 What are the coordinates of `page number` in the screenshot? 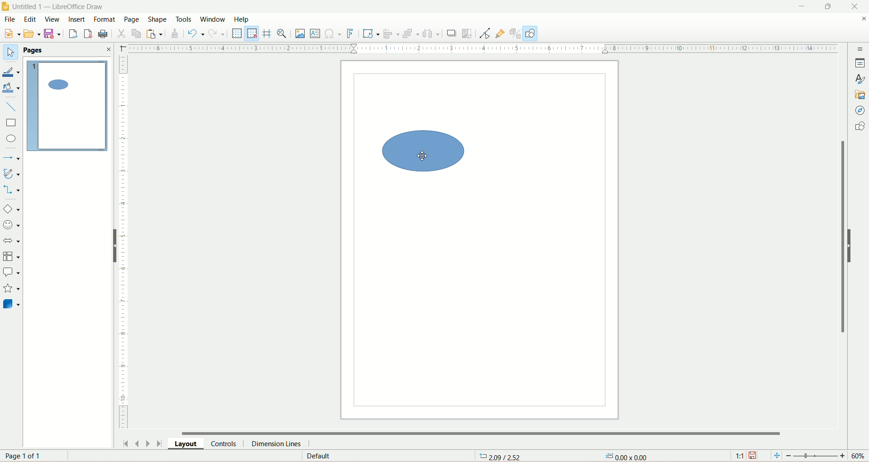 It's located at (26, 455).